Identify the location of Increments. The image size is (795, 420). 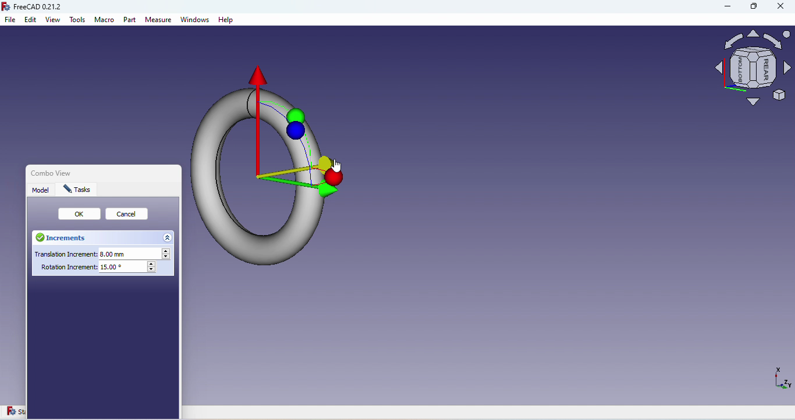
(65, 239).